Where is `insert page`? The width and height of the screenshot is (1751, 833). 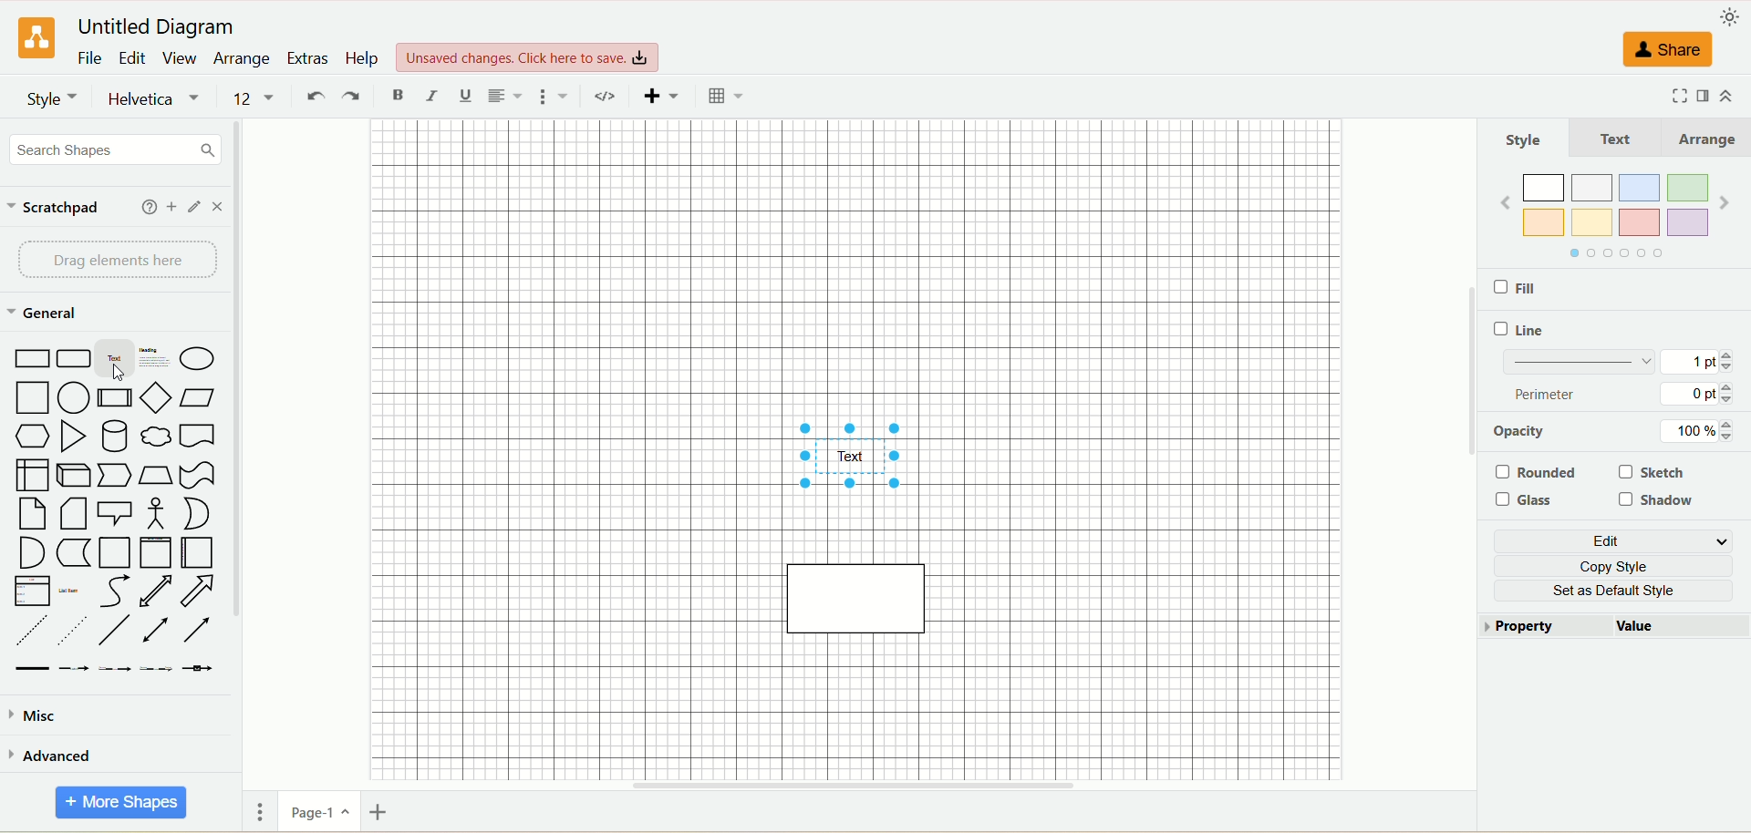
insert page is located at coordinates (377, 815).